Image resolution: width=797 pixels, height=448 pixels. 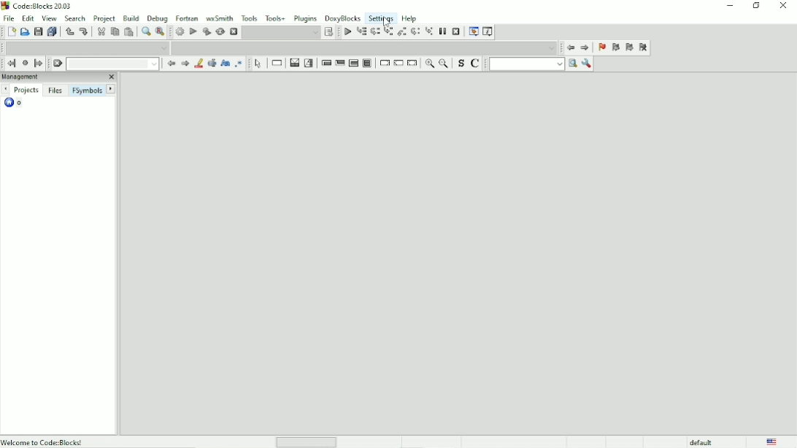 I want to click on Debugging windows, so click(x=473, y=31).